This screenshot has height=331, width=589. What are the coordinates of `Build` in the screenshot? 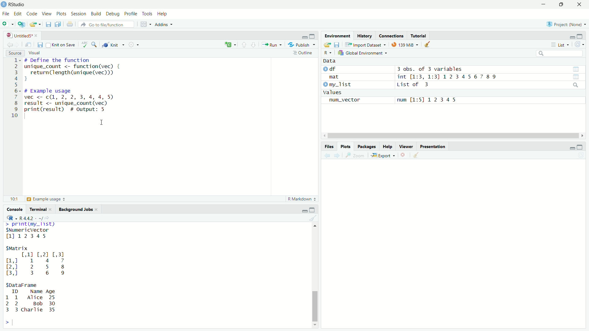 It's located at (97, 14).